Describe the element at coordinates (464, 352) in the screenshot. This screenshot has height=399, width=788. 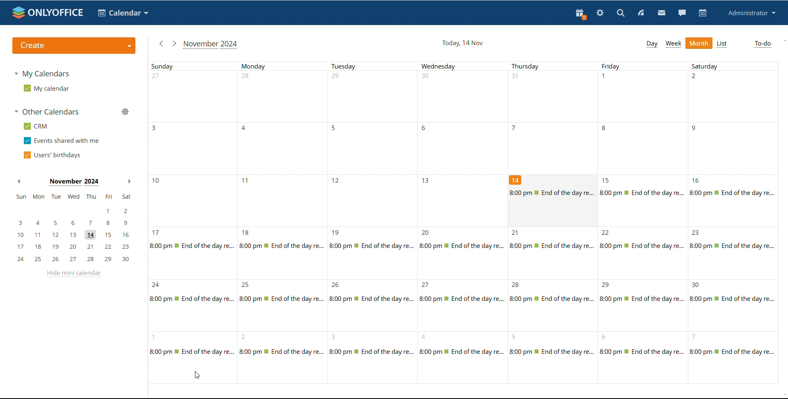
I see `Day details` at that location.